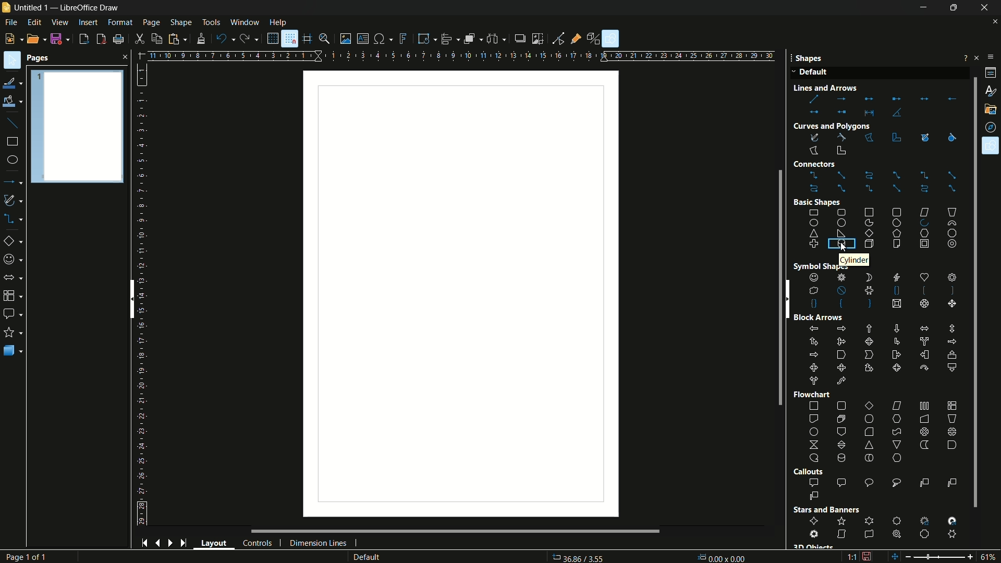 This screenshot has height=563, width=1001. I want to click on open file, so click(35, 39).